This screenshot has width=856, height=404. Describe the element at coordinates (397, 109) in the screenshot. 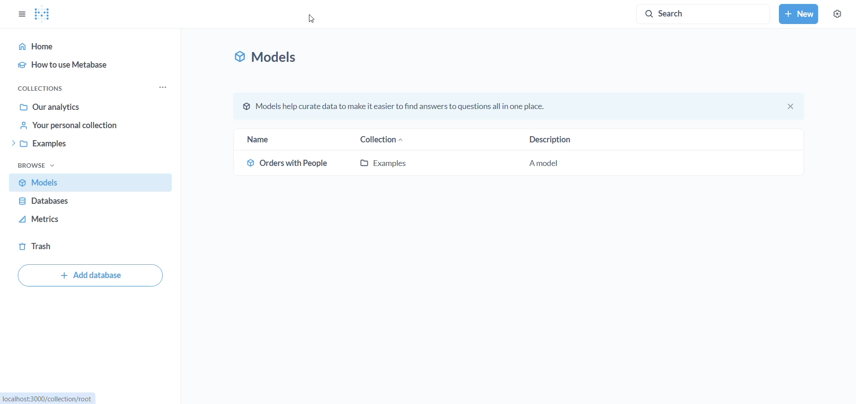

I see `© Models help curate data to make it easier to find answers to questions all in one place.` at that location.